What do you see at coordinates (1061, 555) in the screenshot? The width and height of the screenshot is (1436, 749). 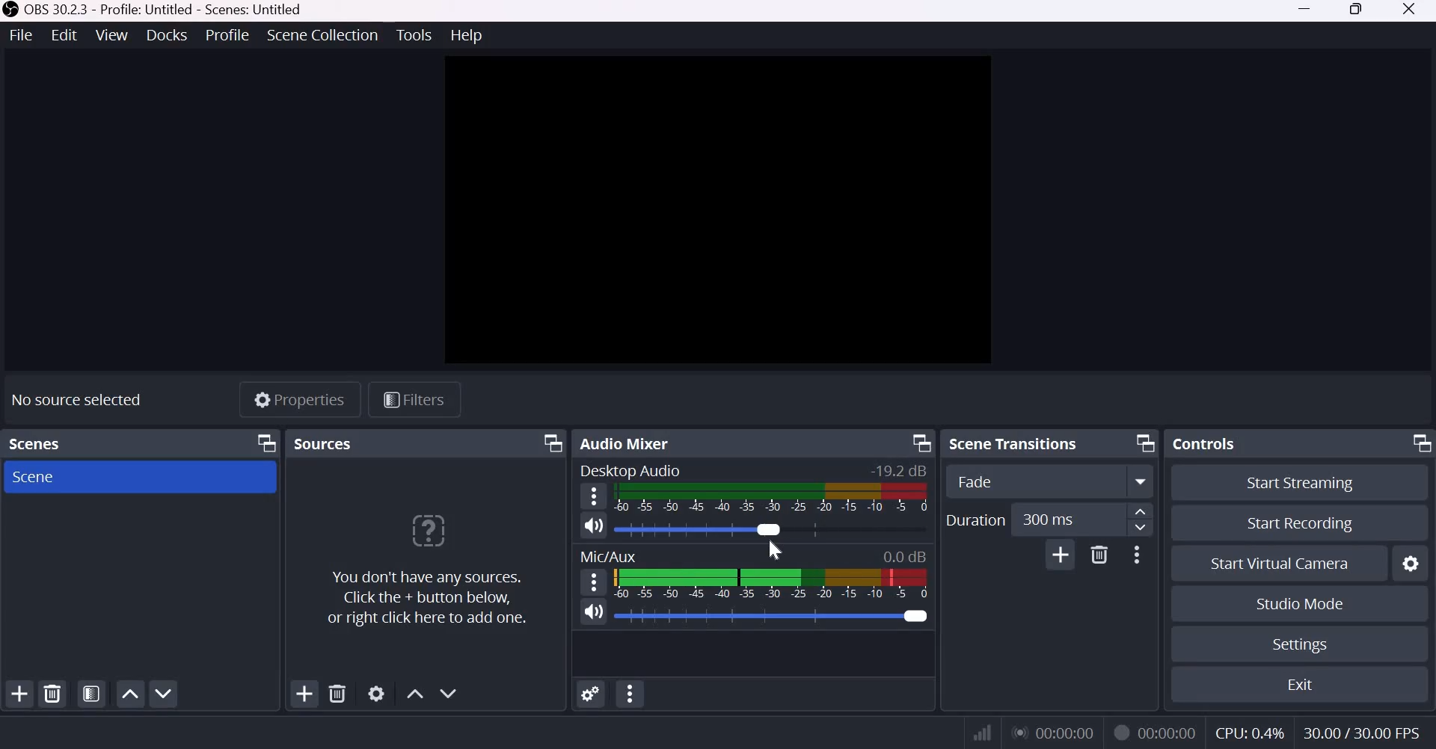 I see `Add Transition` at bounding box center [1061, 555].